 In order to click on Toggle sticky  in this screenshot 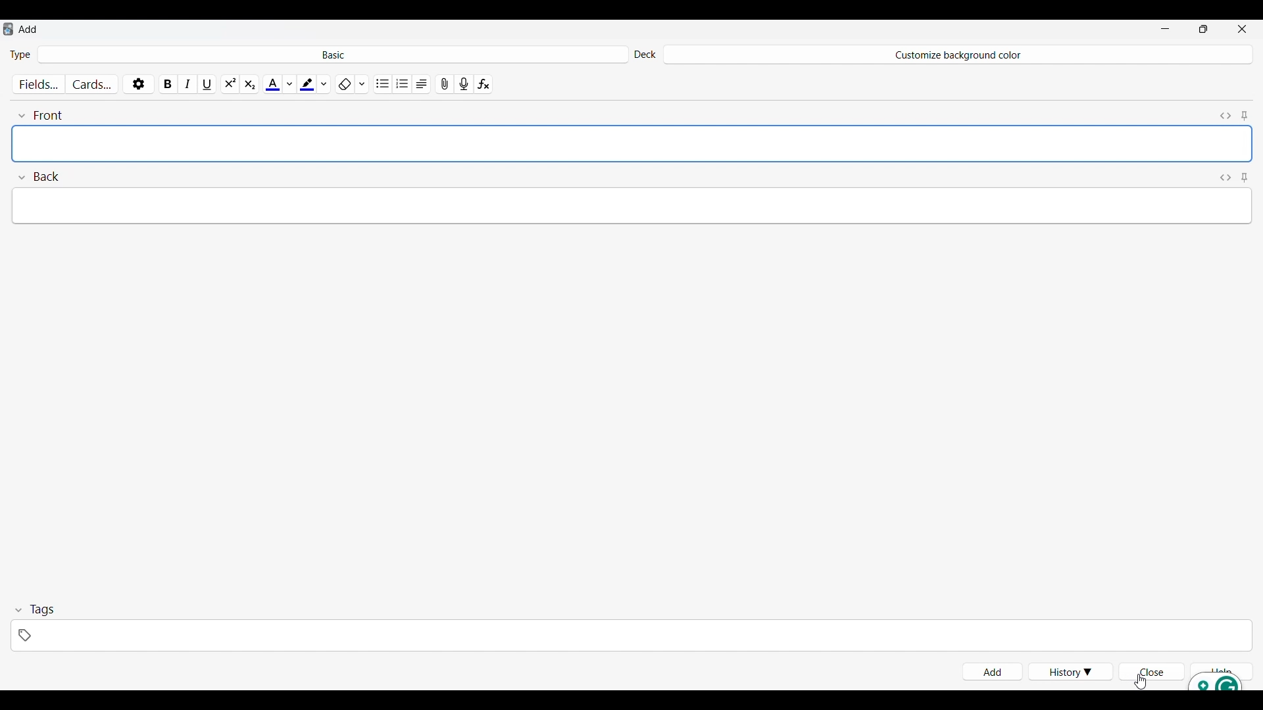, I will do `click(1244, 114)`.